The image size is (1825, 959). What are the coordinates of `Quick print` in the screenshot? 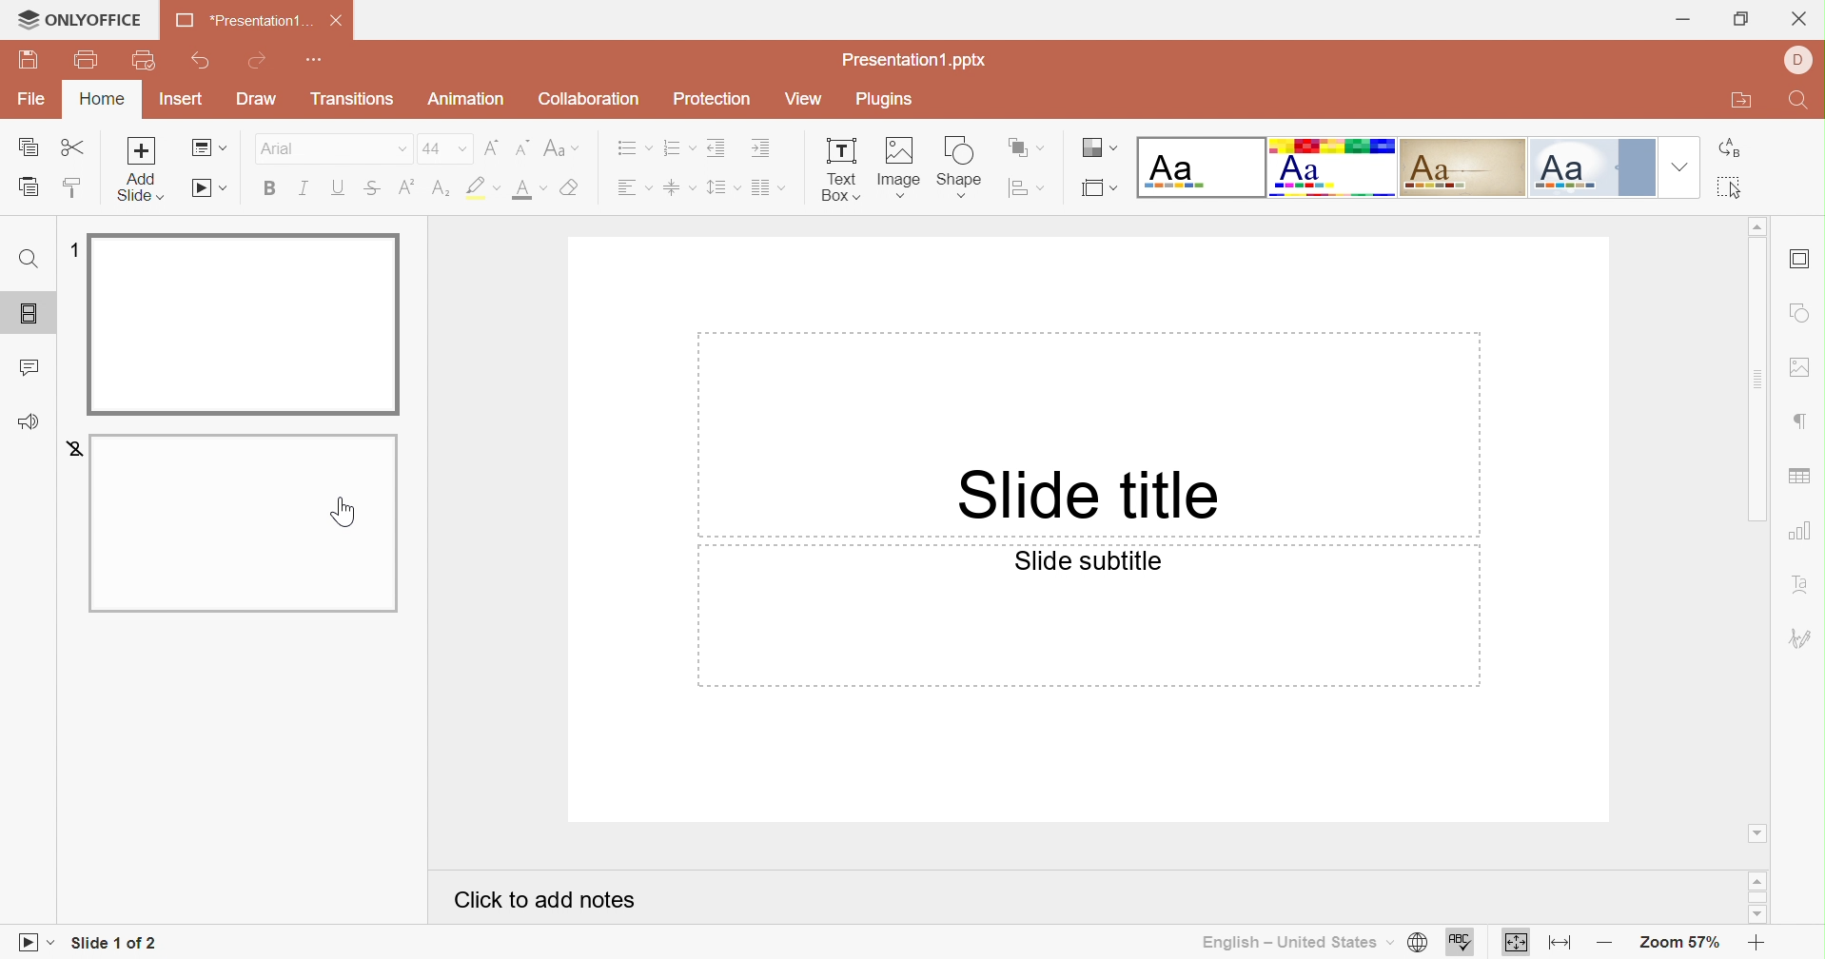 It's located at (147, 62).